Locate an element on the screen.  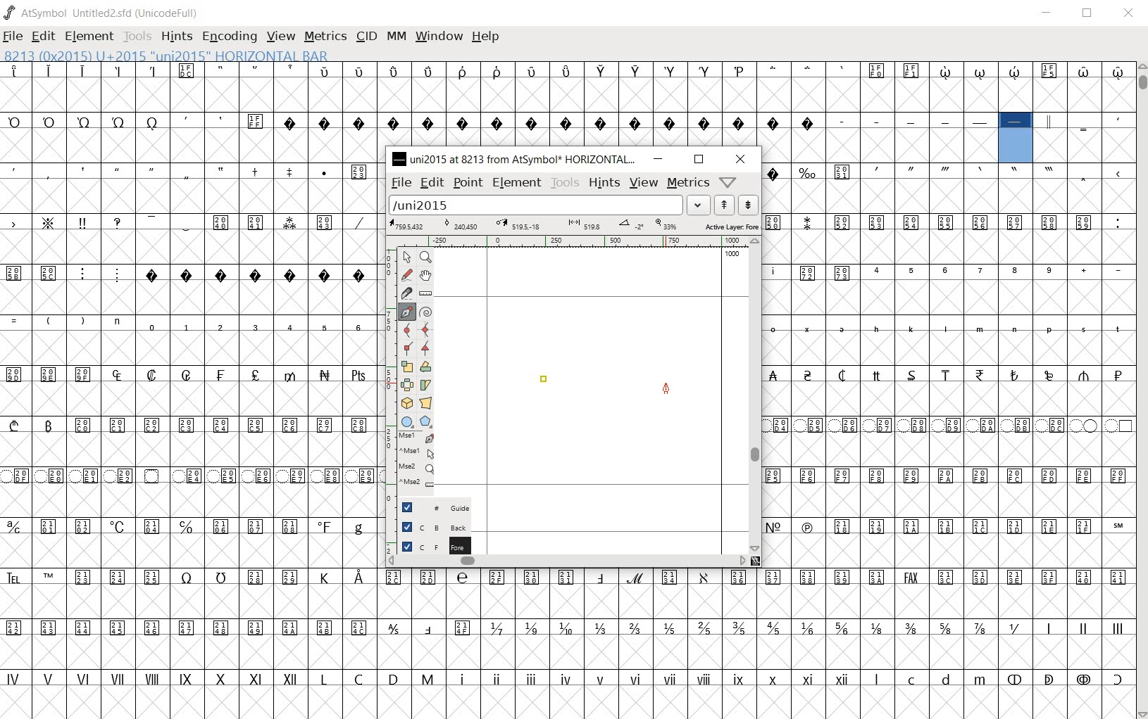
polygon or star is located at coordinates (426, 421).